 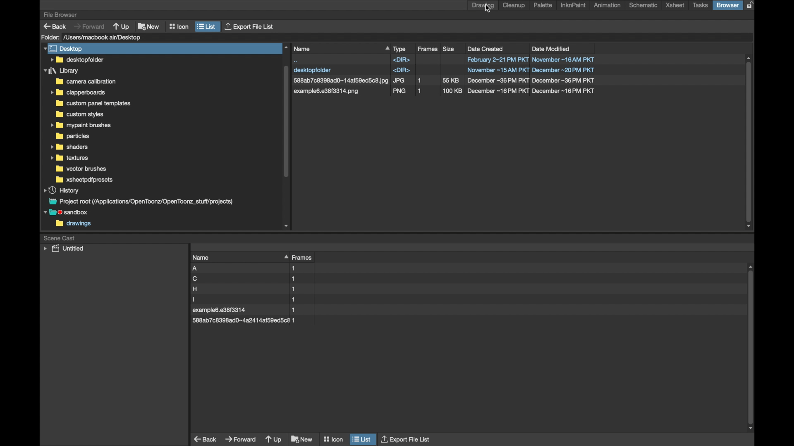 What do you see at coordinates (244, 320) in the screenshot?
I see `file` at bounding box center [244, 320].